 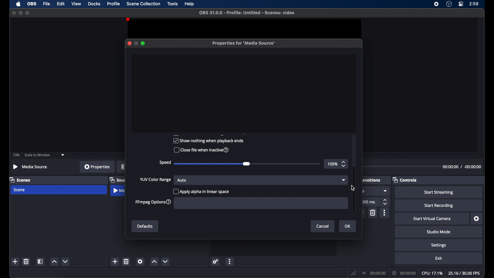 What do you see at coordinates (145, 226) in the screenshot?
I see `defaults` at bounding box center [145, 226].